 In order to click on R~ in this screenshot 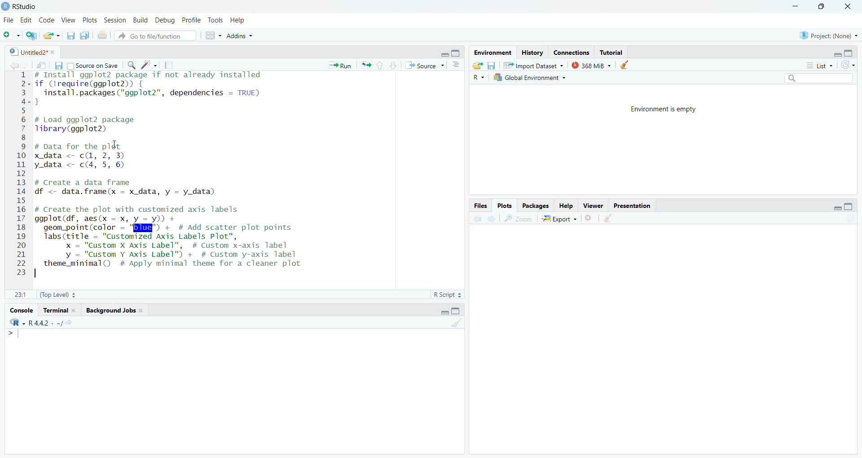, I will do `click(478, 77)`.